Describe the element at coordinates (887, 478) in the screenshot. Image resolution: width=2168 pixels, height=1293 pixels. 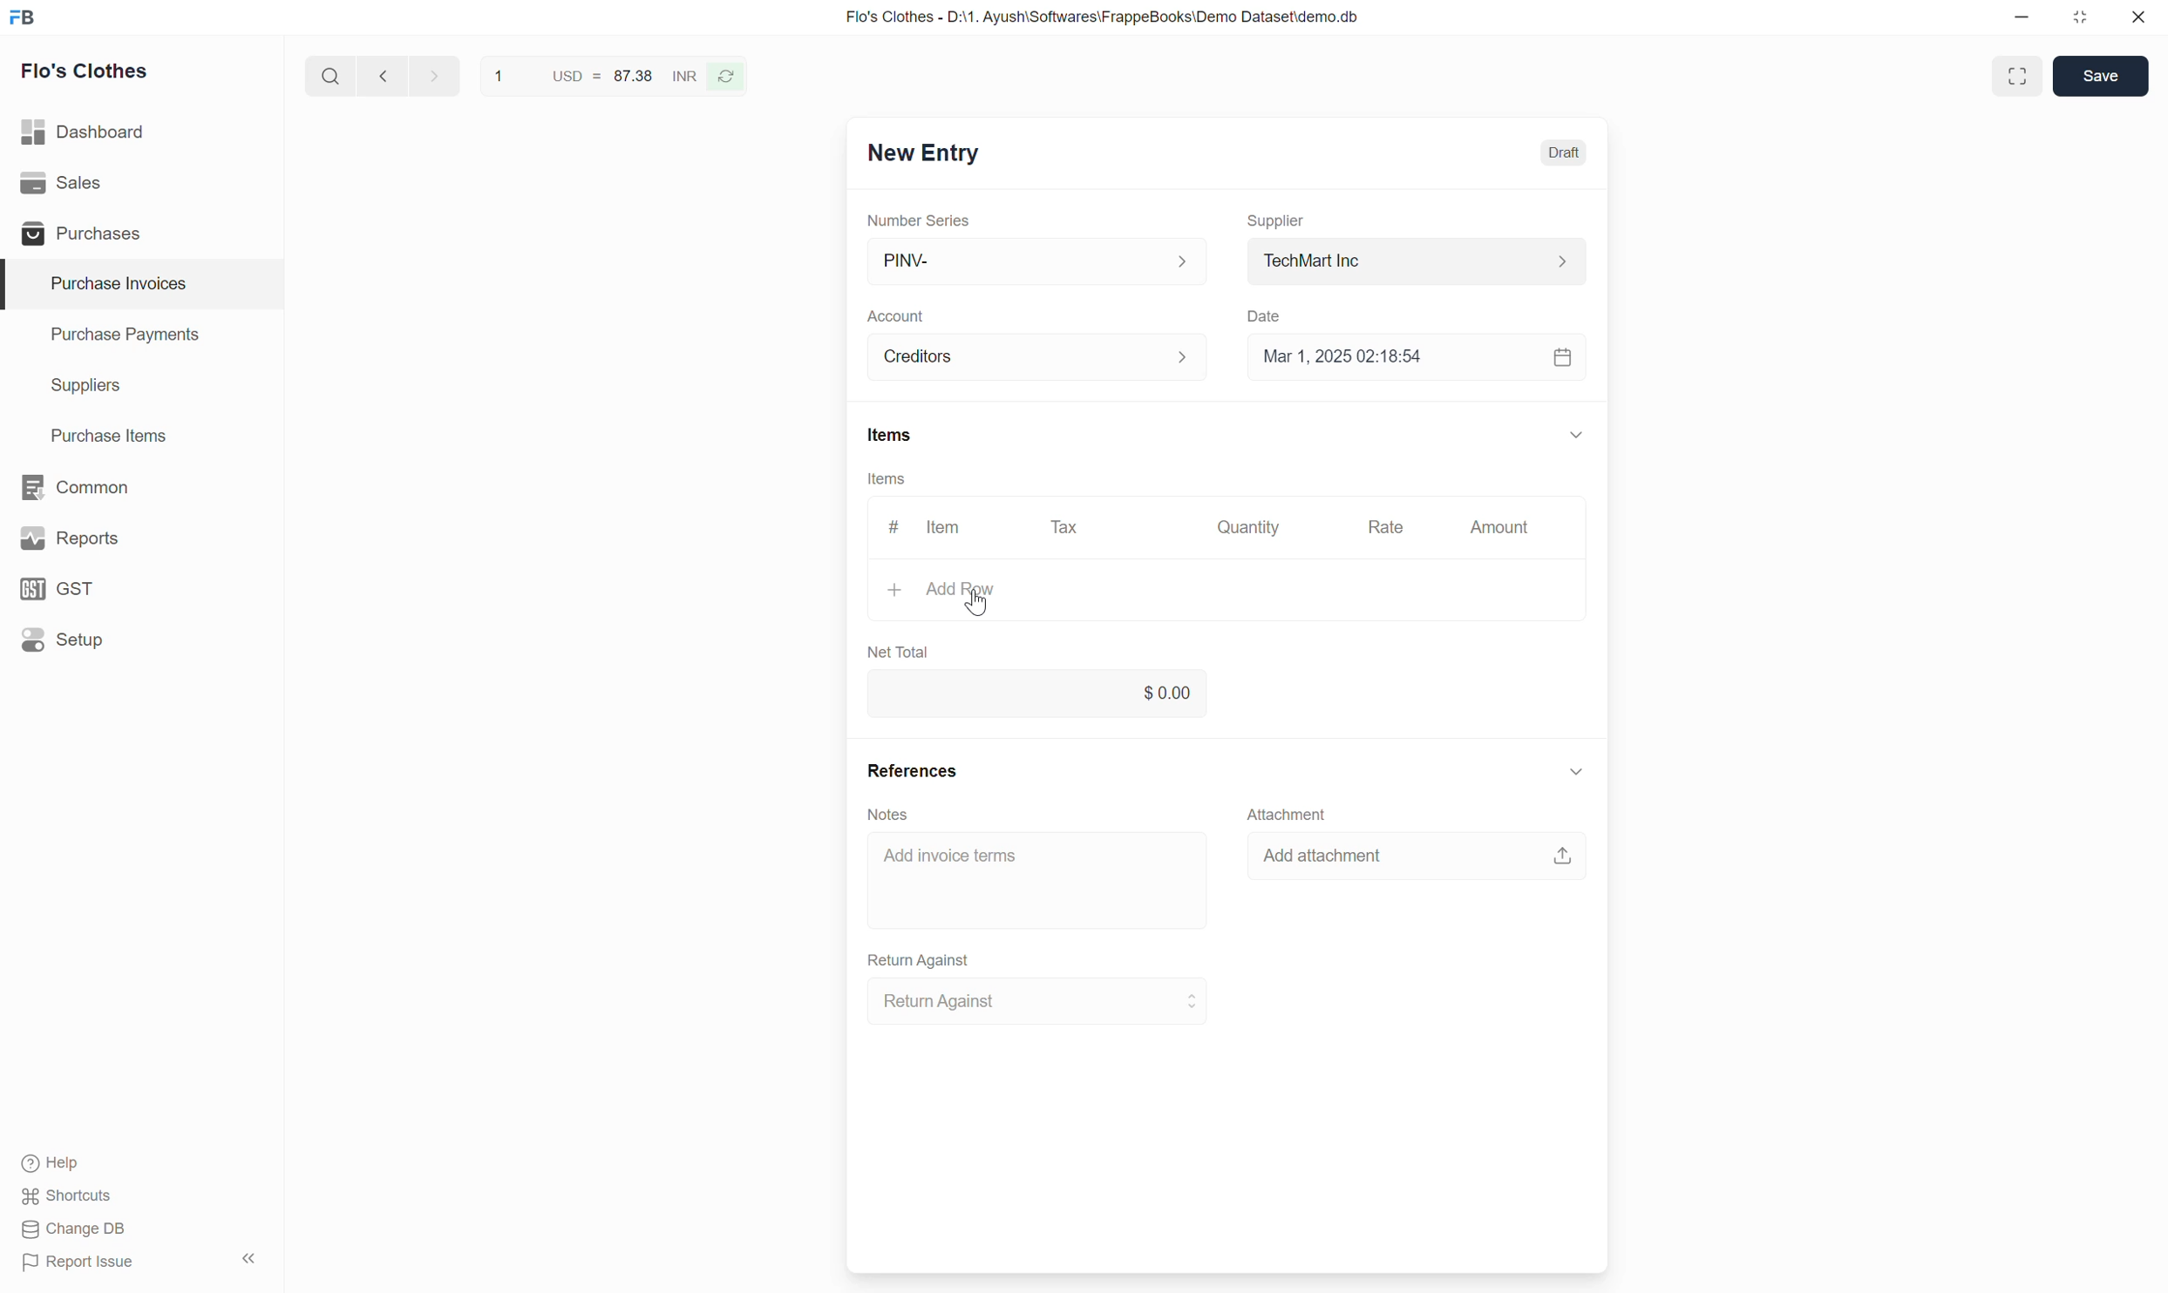
I see `Items` at that location.